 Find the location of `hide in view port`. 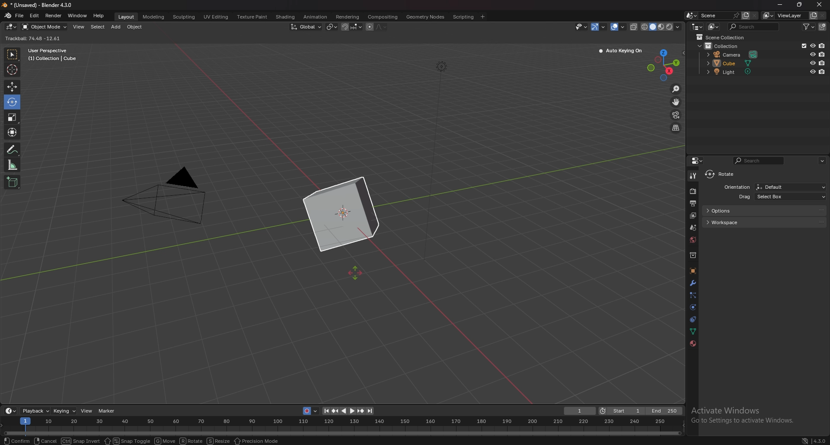

hide in view port is located at coordinates (812, 71).